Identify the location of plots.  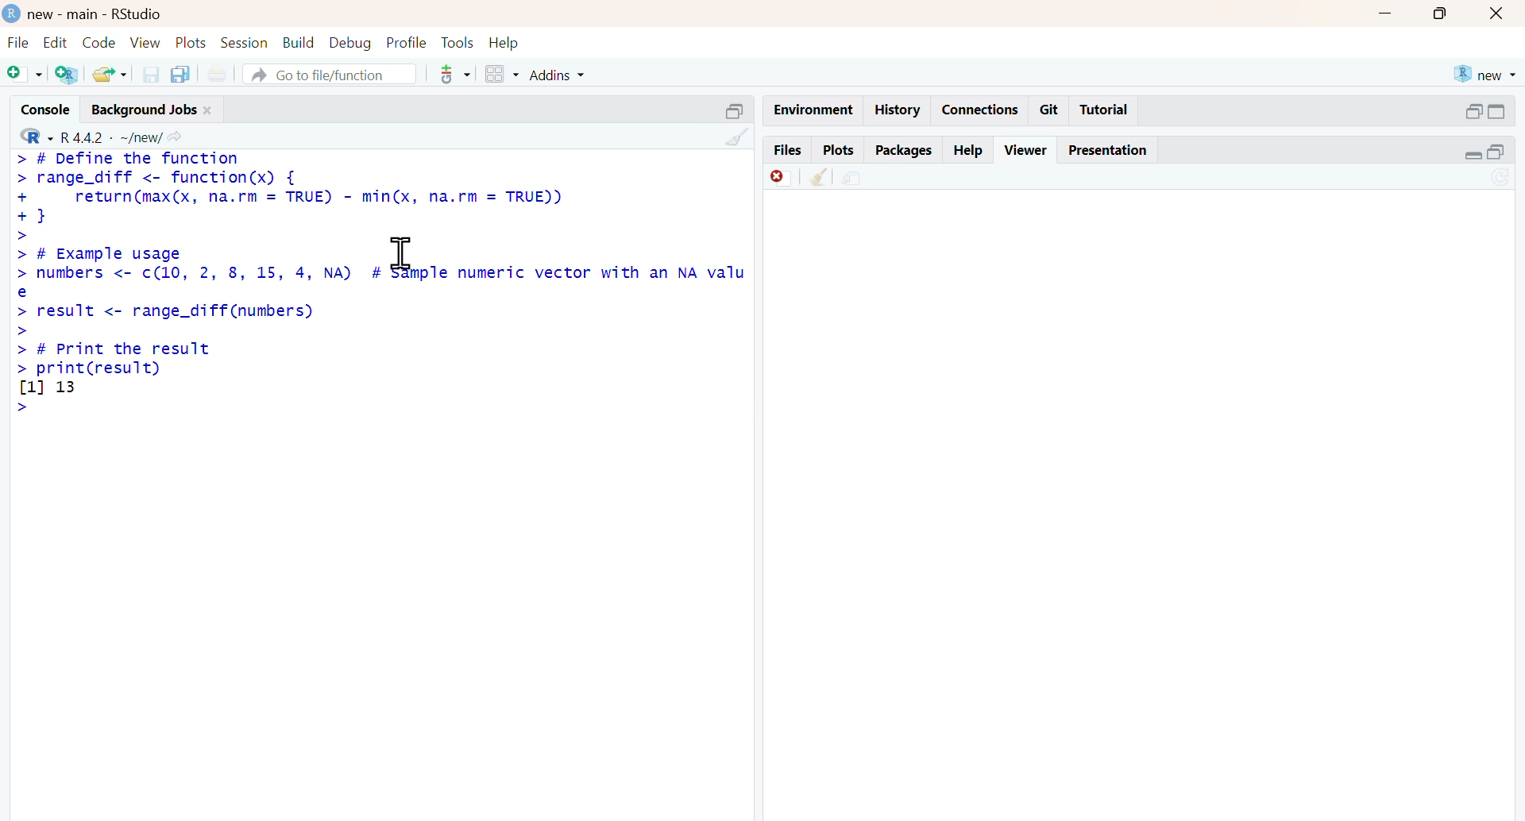
(838, 151).